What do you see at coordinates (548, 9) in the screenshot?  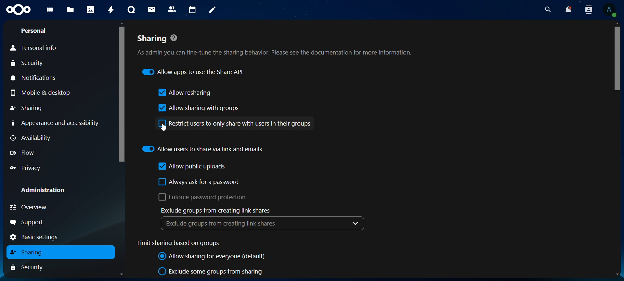 I see `search` at bounding box center [548, 9].